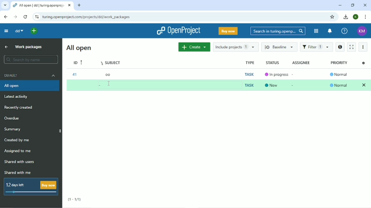 The height and width of the screenshot is (208, 371). I want to click on Buy now, so click(228, 32).